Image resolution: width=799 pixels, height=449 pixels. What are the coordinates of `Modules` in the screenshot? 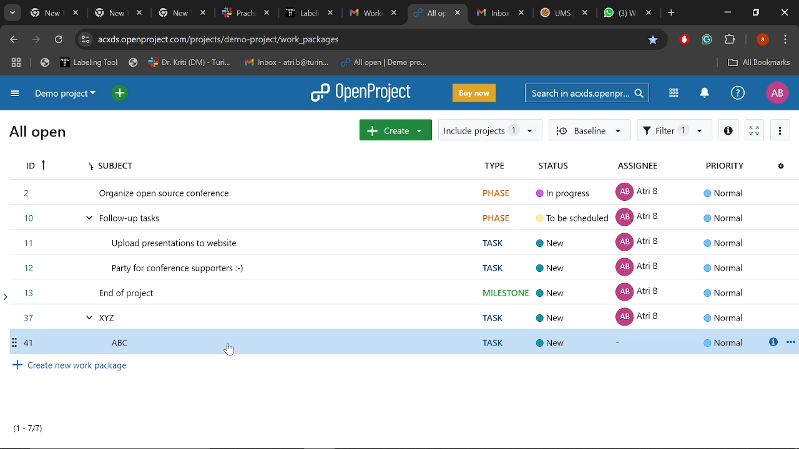 It's located at (674, 94).